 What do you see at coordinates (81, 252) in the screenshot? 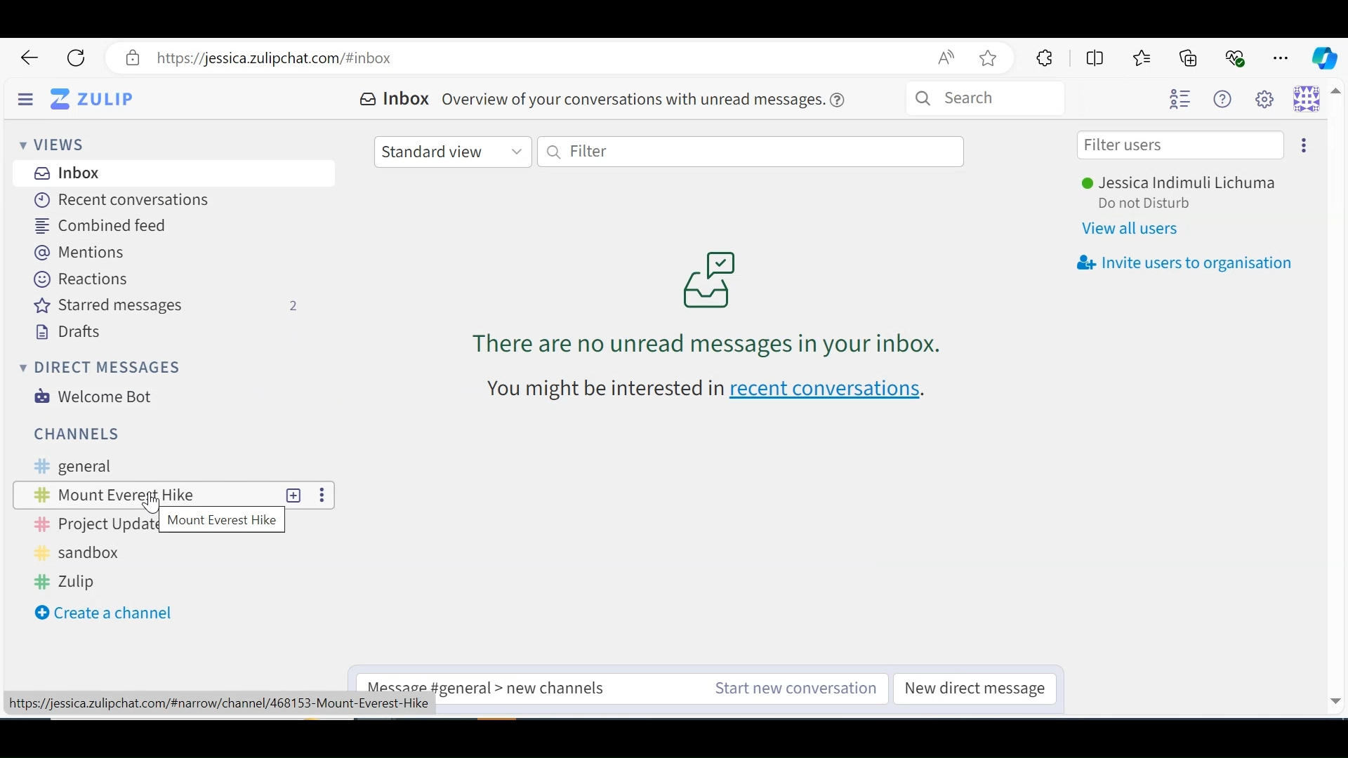
I see `Mentions` at bounding box center [81, 252].